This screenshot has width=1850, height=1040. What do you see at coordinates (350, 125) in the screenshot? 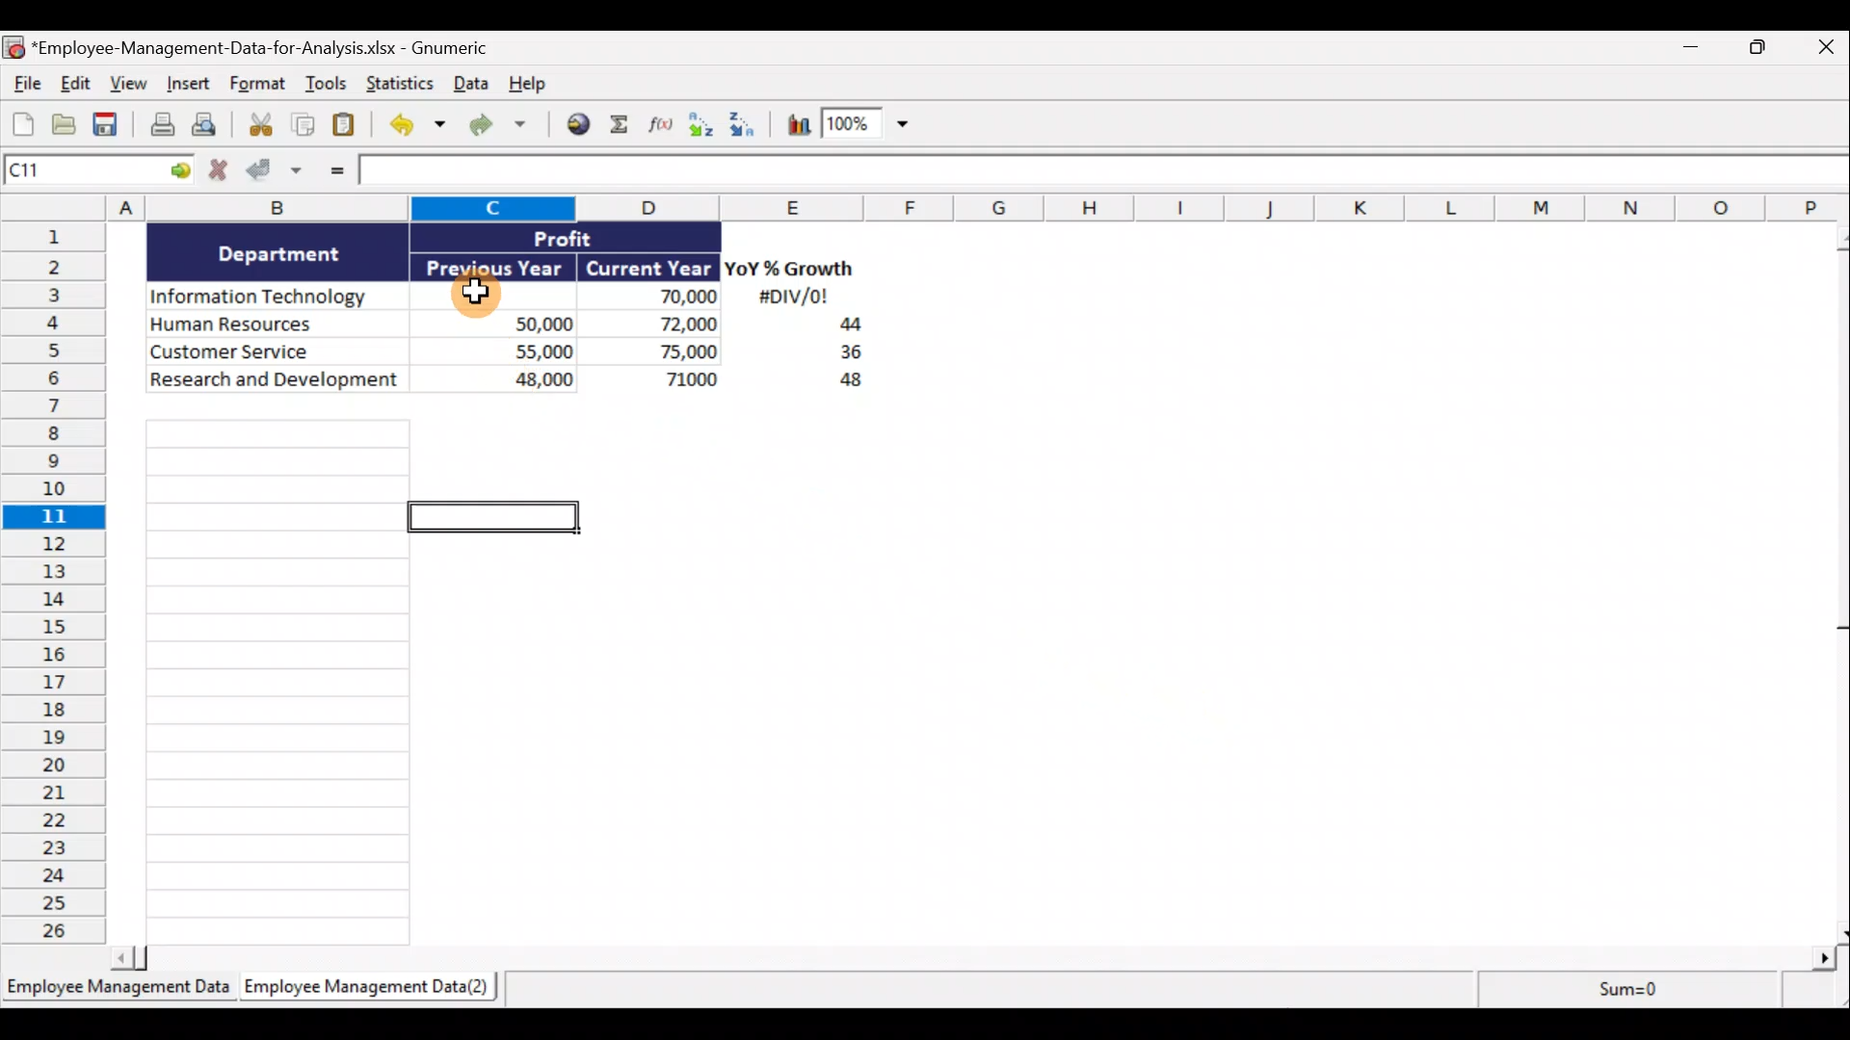
I see `Paste clipboard` at bounding box center [350, 125].